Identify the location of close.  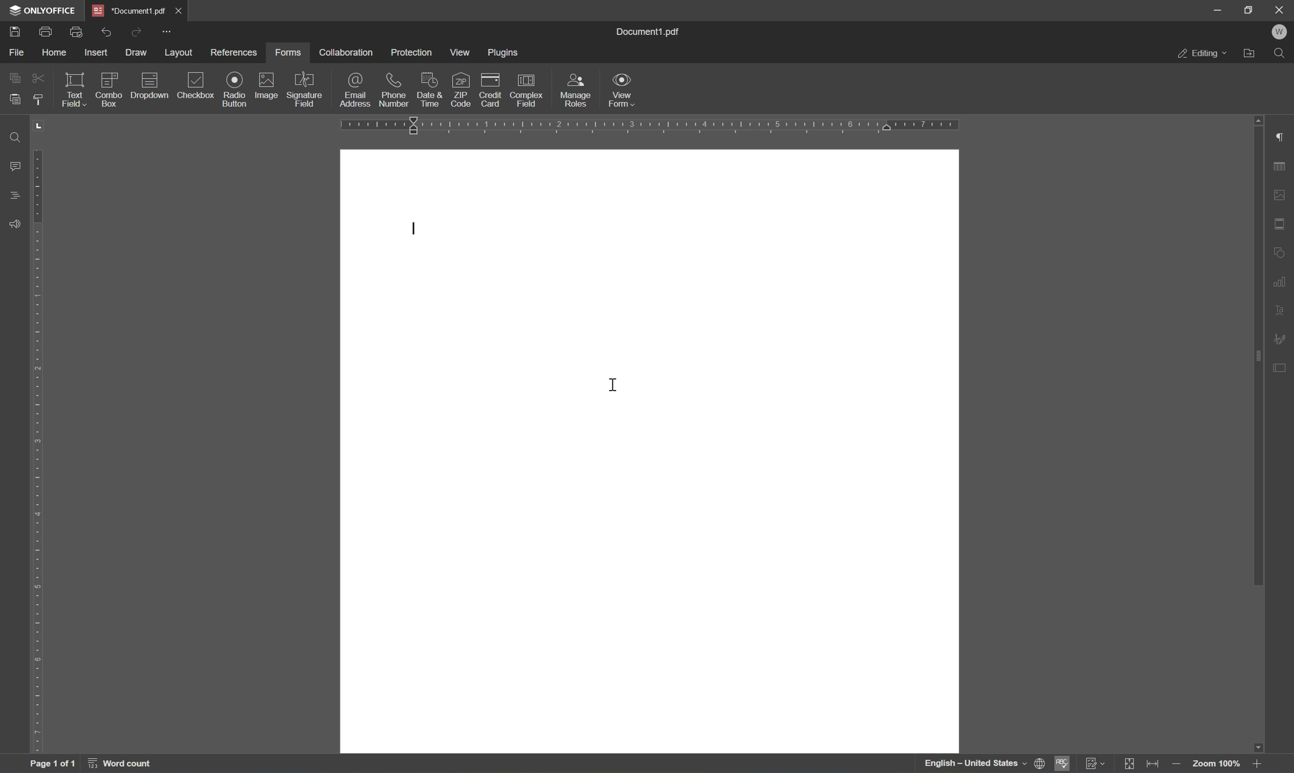
(177, 9).